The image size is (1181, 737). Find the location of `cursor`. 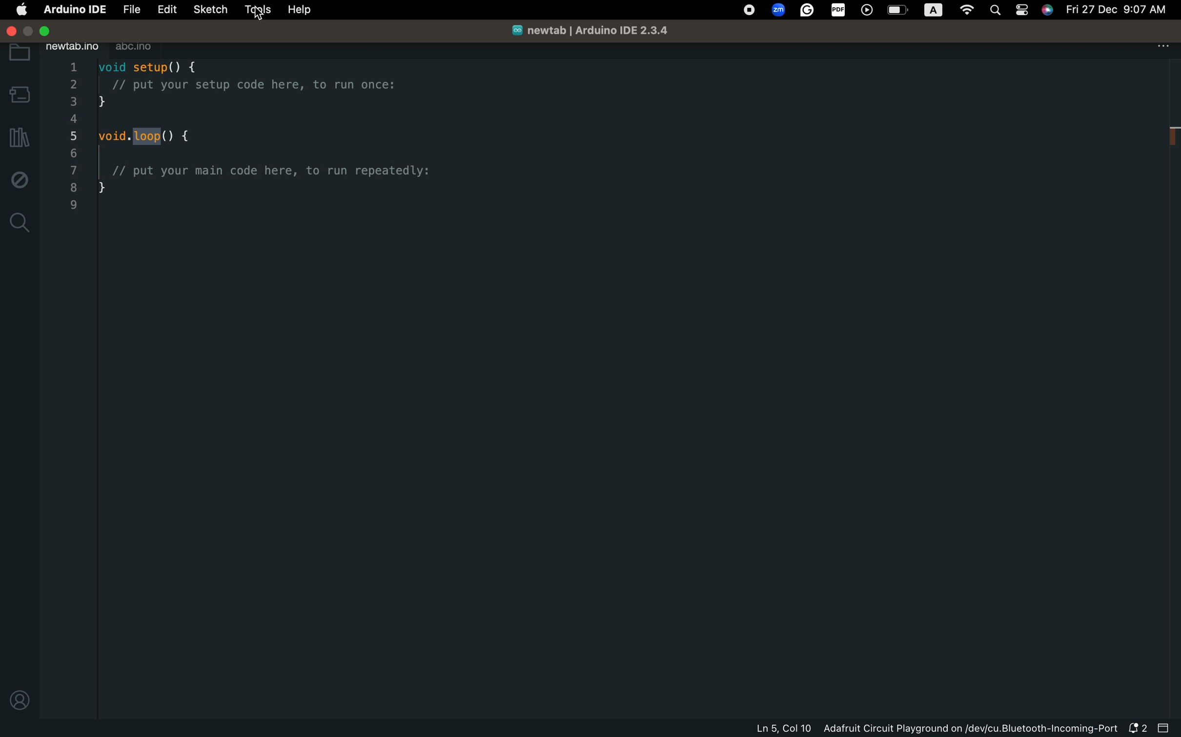

cursor is located at coordinates (259, 14).